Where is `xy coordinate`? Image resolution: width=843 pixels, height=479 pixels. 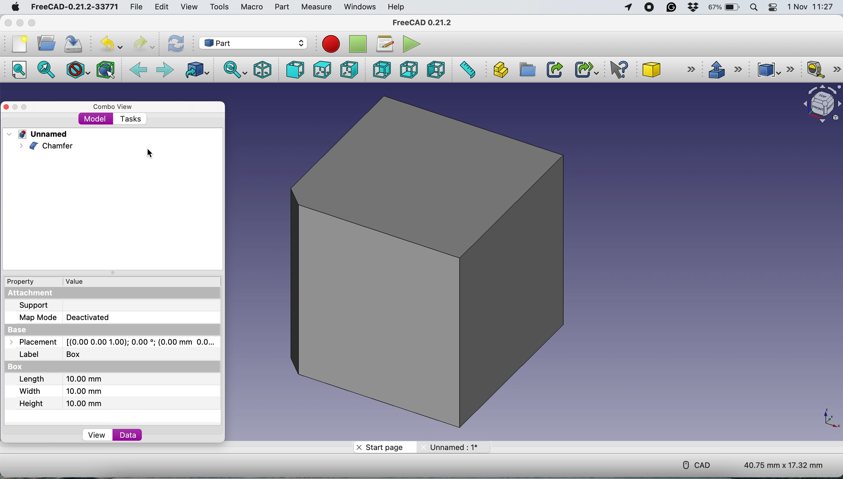 xy coordinate is located at coordinates (828, 416).